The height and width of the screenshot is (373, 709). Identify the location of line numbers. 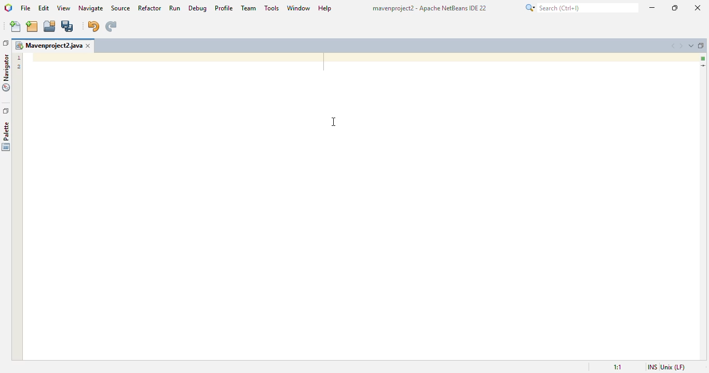
(19, 63).